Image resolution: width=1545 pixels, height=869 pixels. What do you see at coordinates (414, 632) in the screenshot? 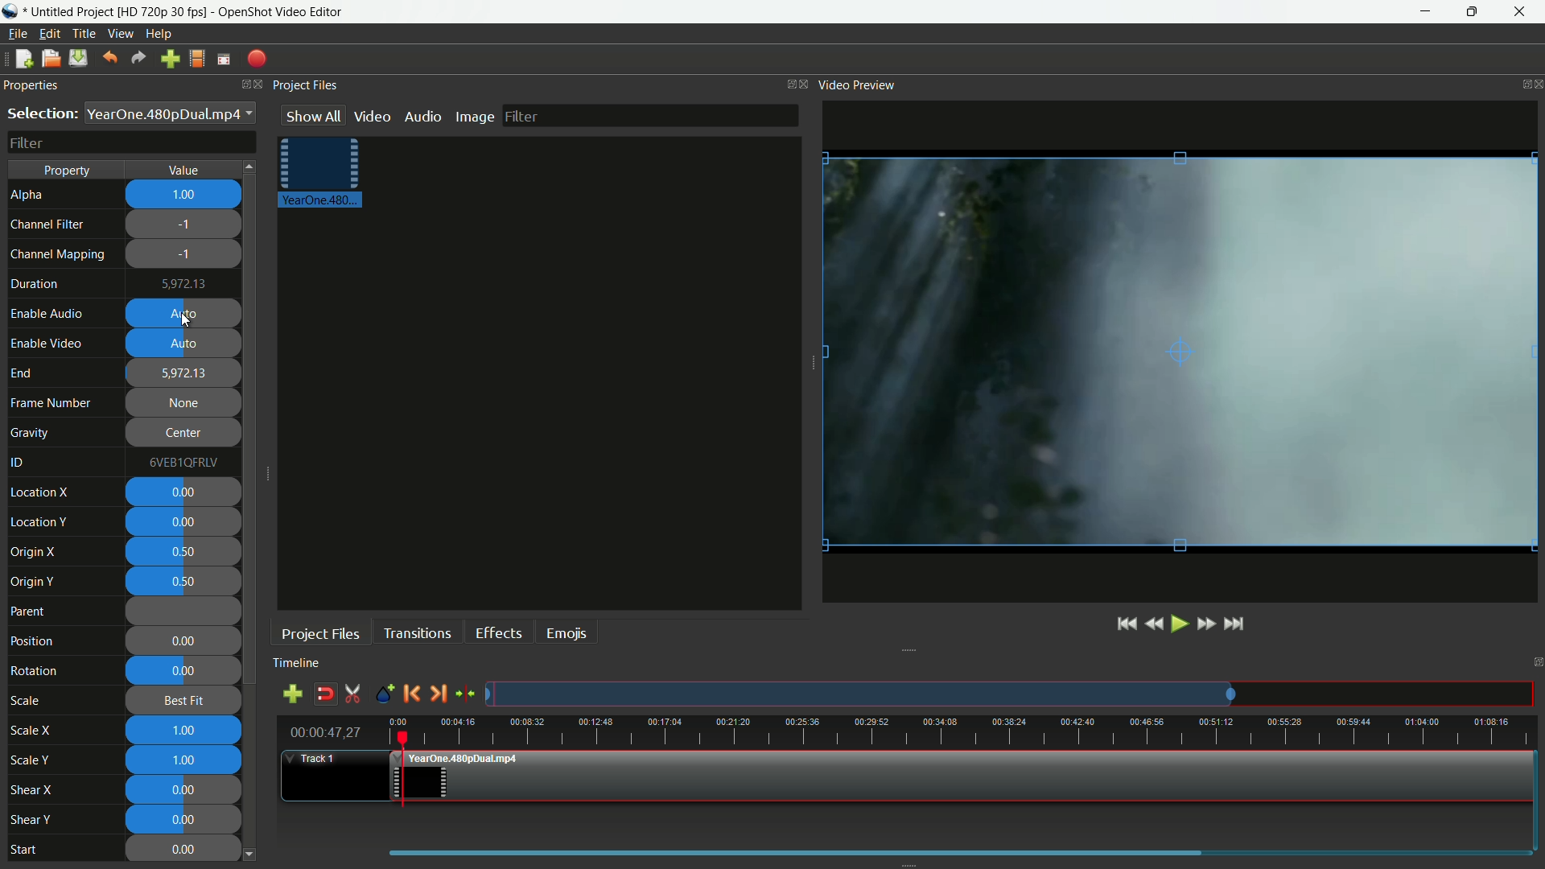
I see `transitions` at bounding box center [414, 632].